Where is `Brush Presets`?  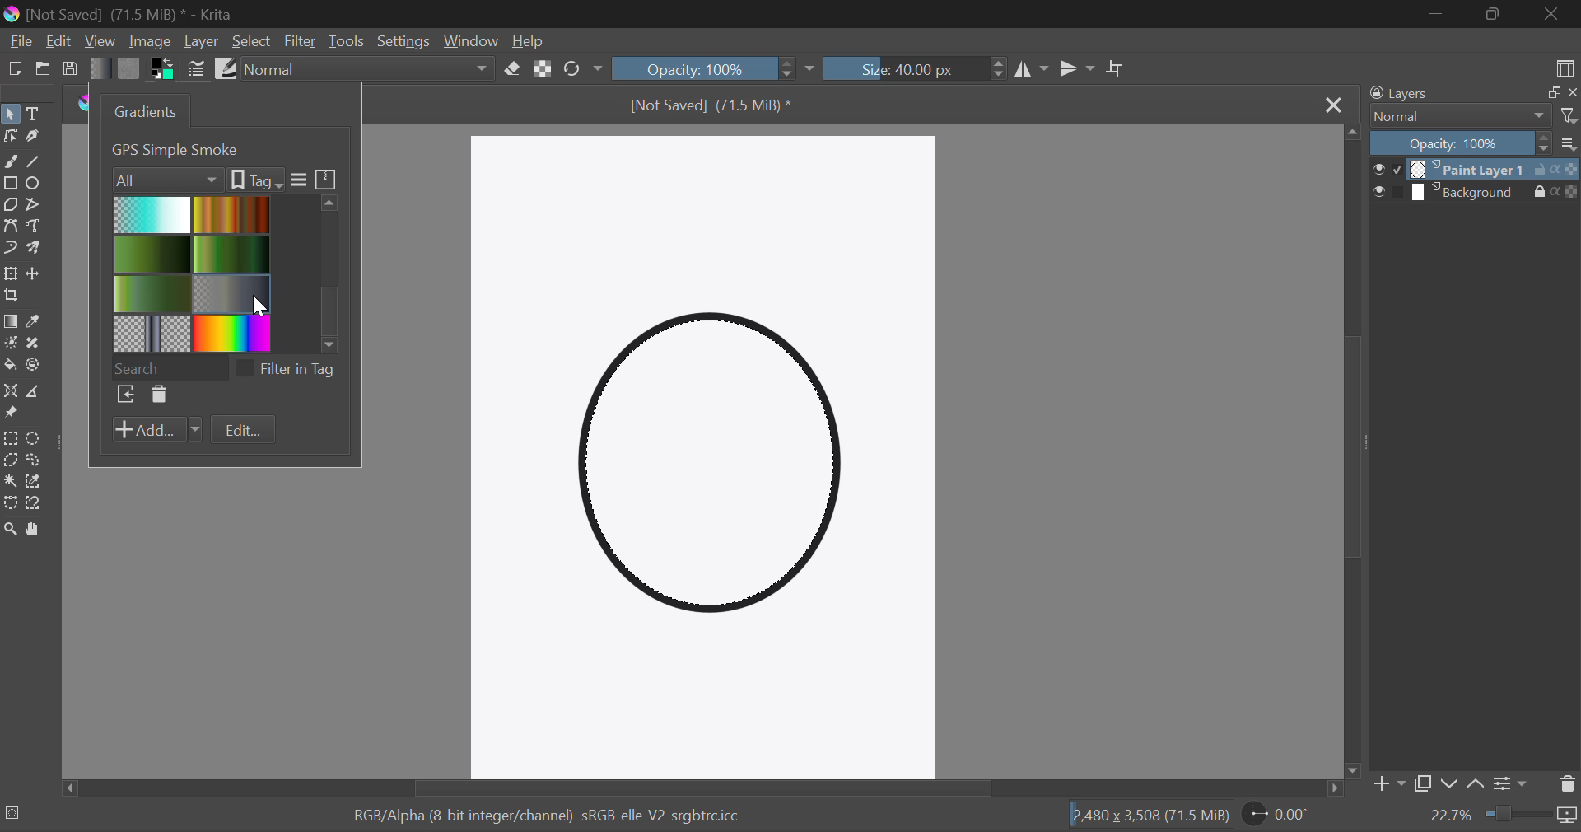 Brush Presets is located at coordinates (229, 70).